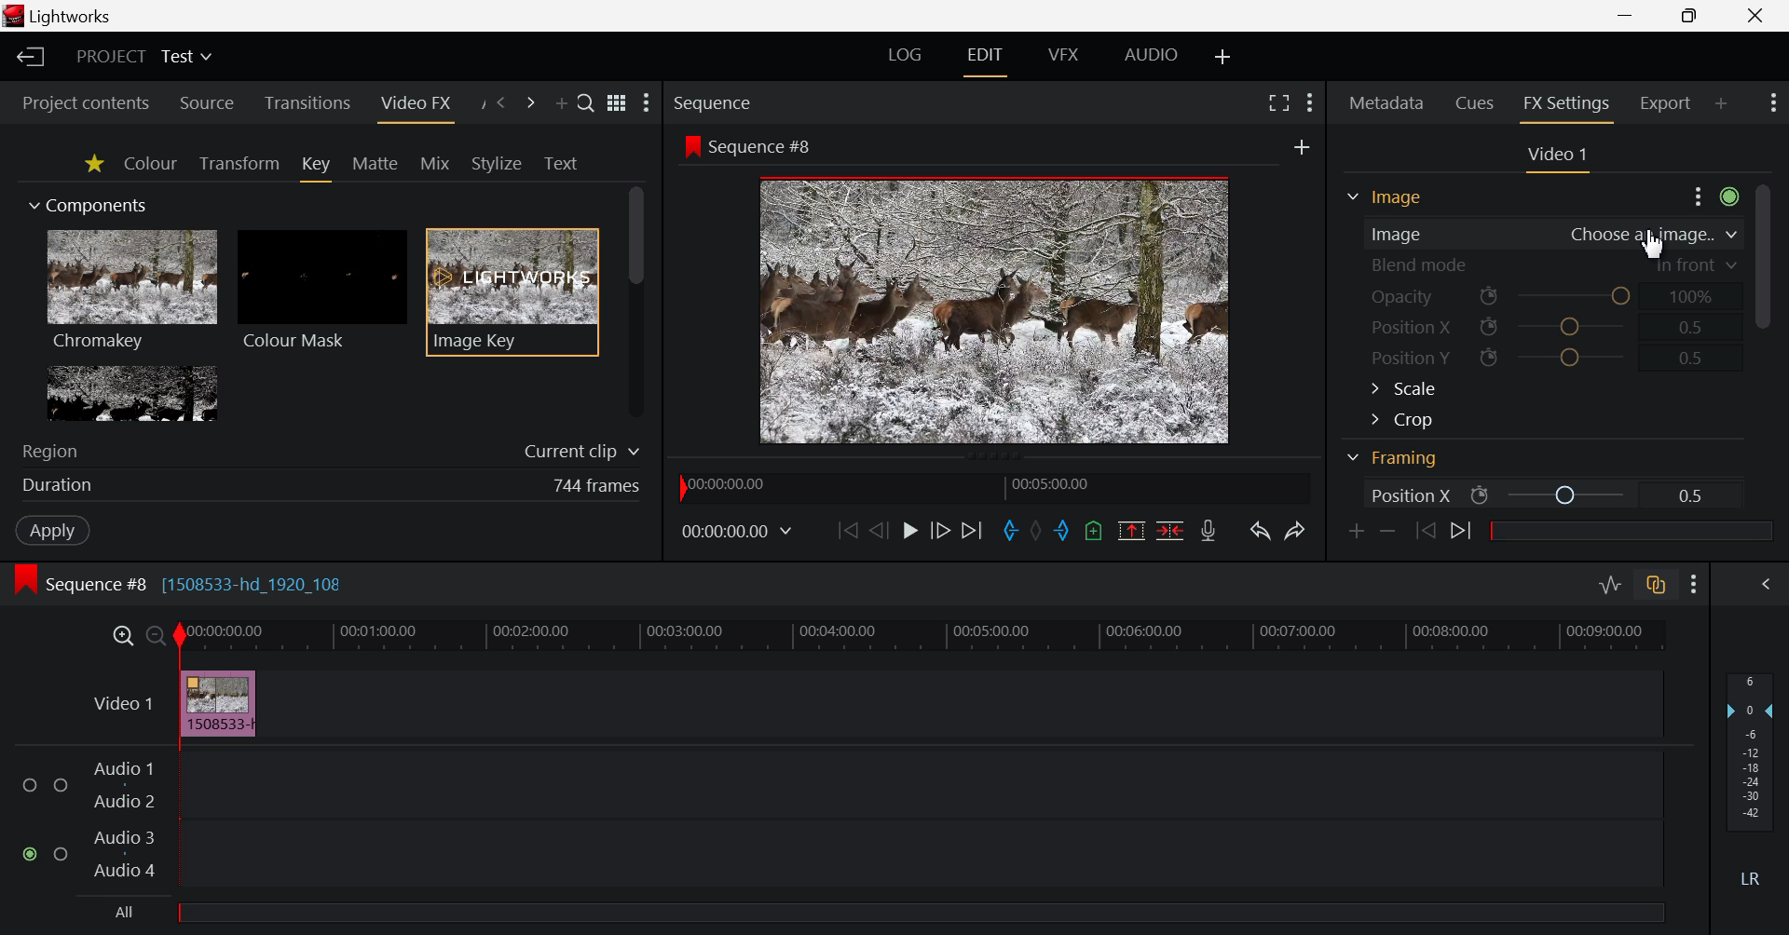 The height and width of the screenshot is (935, 1789). What do you see at coordinates (496, 162) in the screenshot?
I see `Stylize` at bounding box center [496, 162].